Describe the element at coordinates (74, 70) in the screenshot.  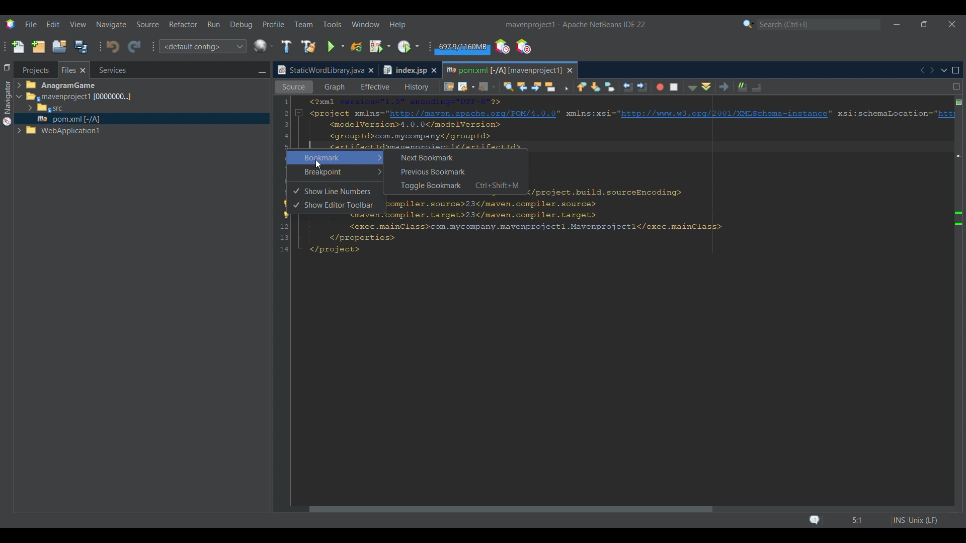
I see `Current selection highlighted` at that location.